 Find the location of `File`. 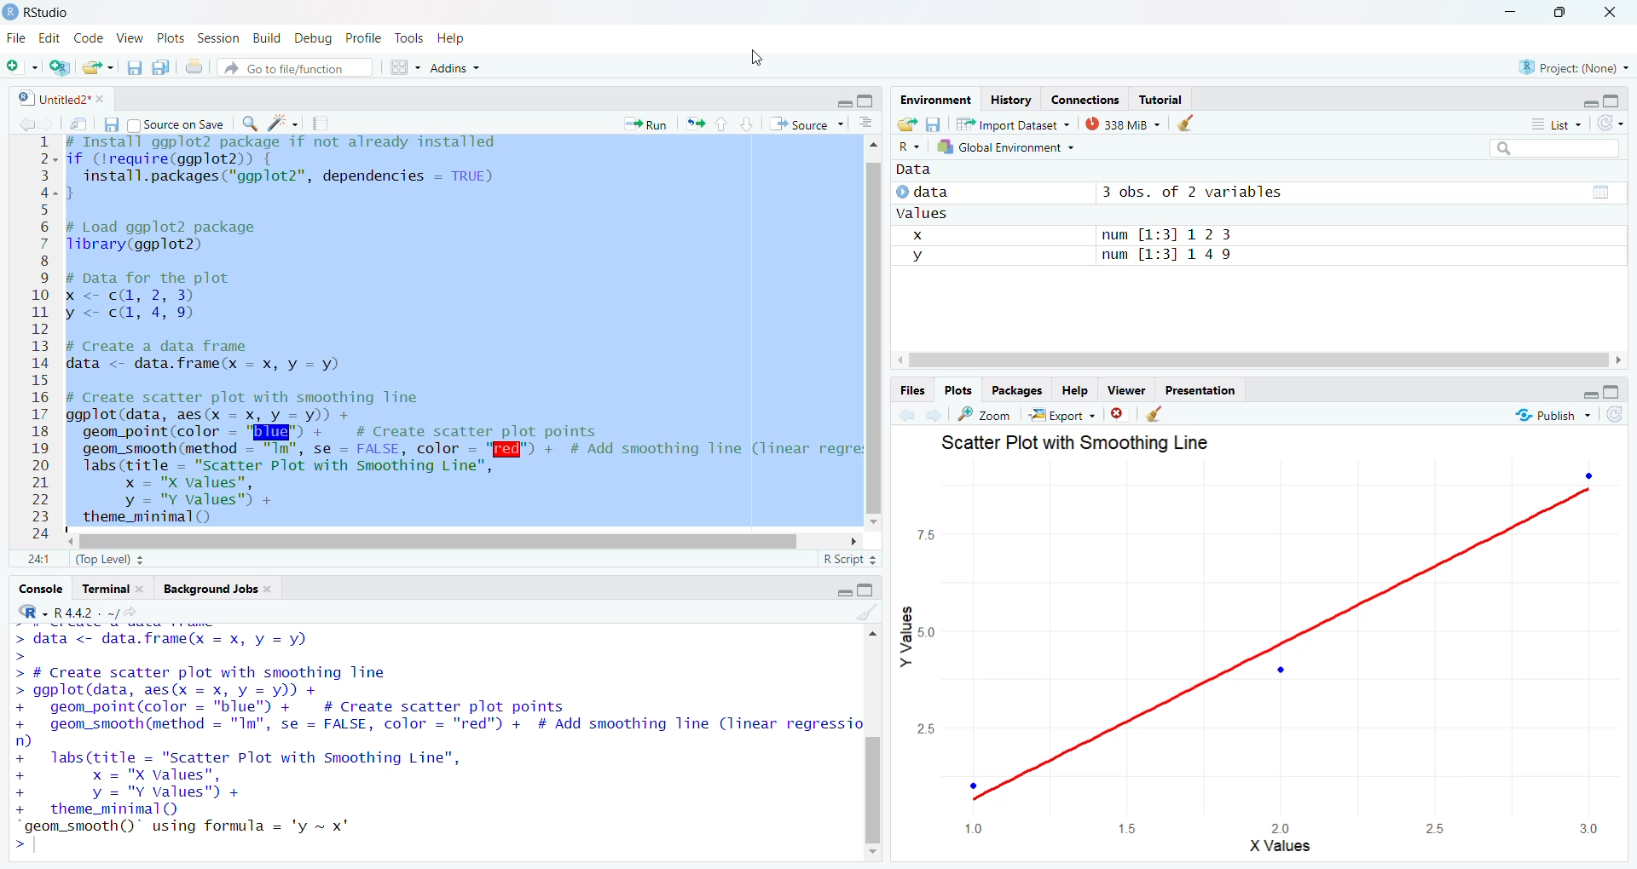

File is located at coordinates (14, 37).